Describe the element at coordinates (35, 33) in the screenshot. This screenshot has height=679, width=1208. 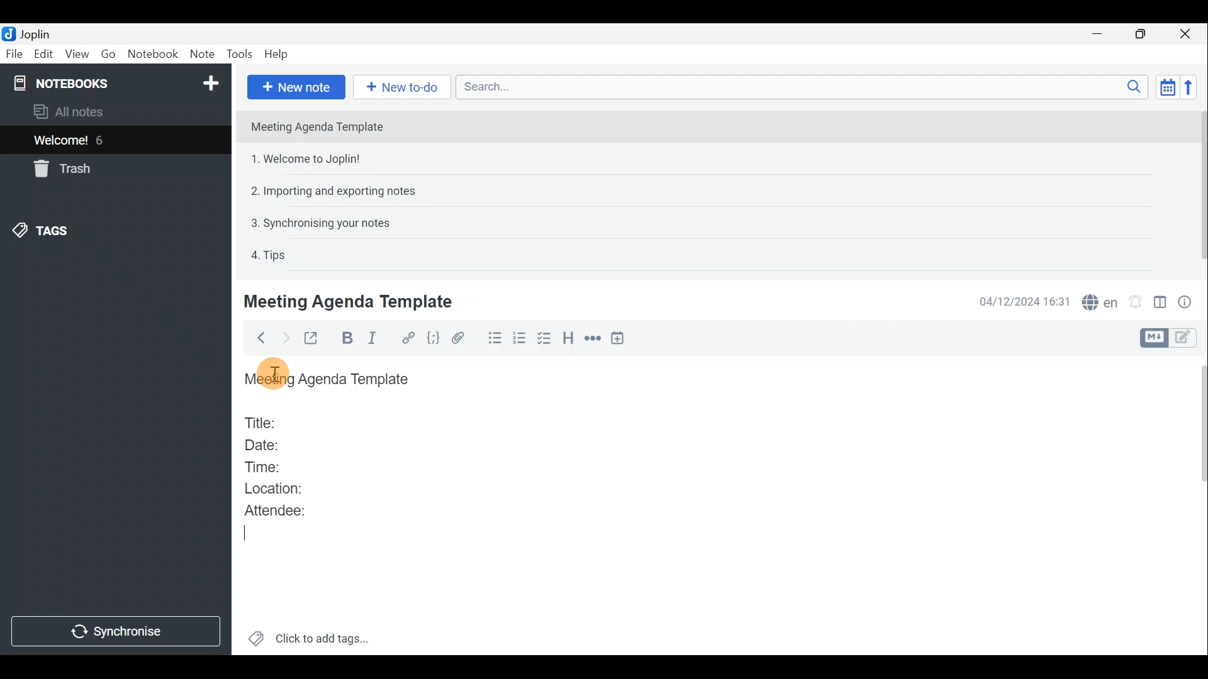
I see `Joplin` at that location.